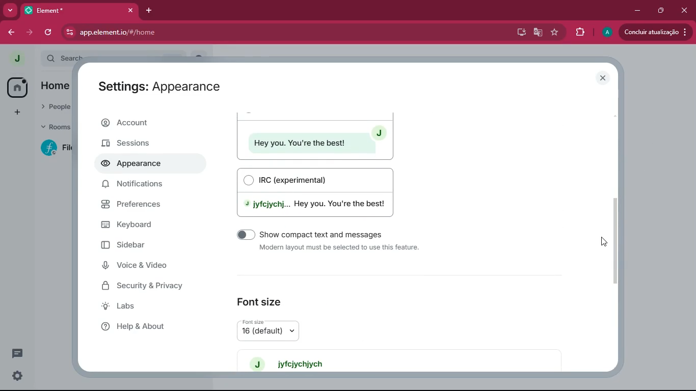 This screenshot has height=391, width=696. Describe the element at coordinates (47, 33) in the screenshot. I see `refresh` at that location.